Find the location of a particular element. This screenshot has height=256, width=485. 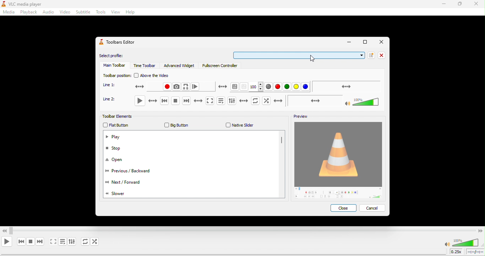

click to toggle between loop all is located at coordinates (256, 101).